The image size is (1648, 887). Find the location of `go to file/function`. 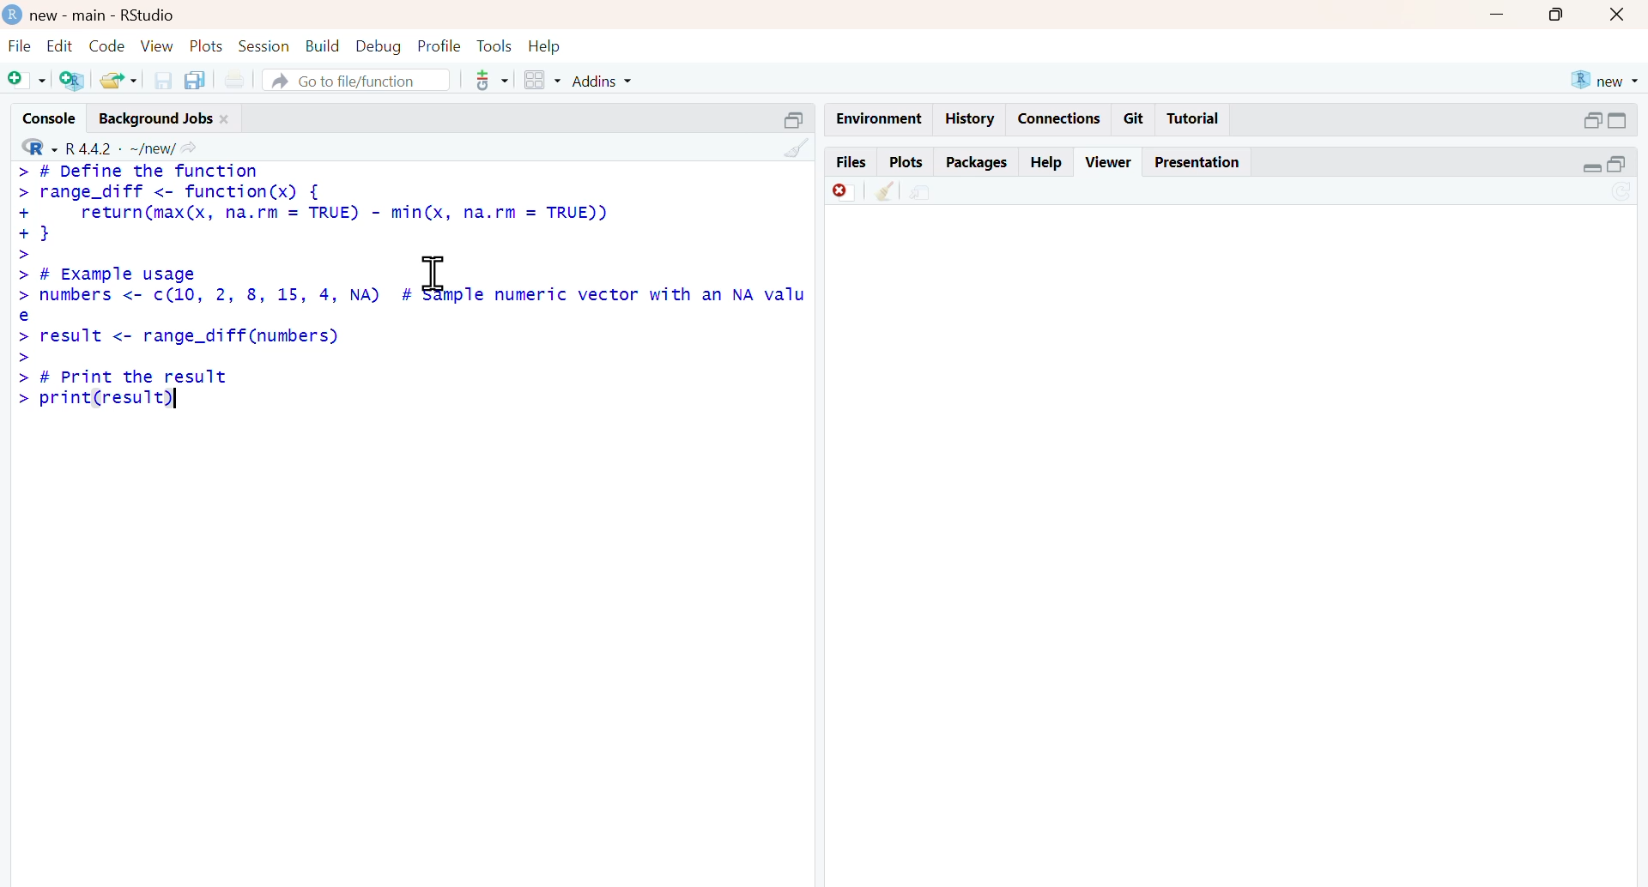

go to file/function is located at coordinates (357, 81).